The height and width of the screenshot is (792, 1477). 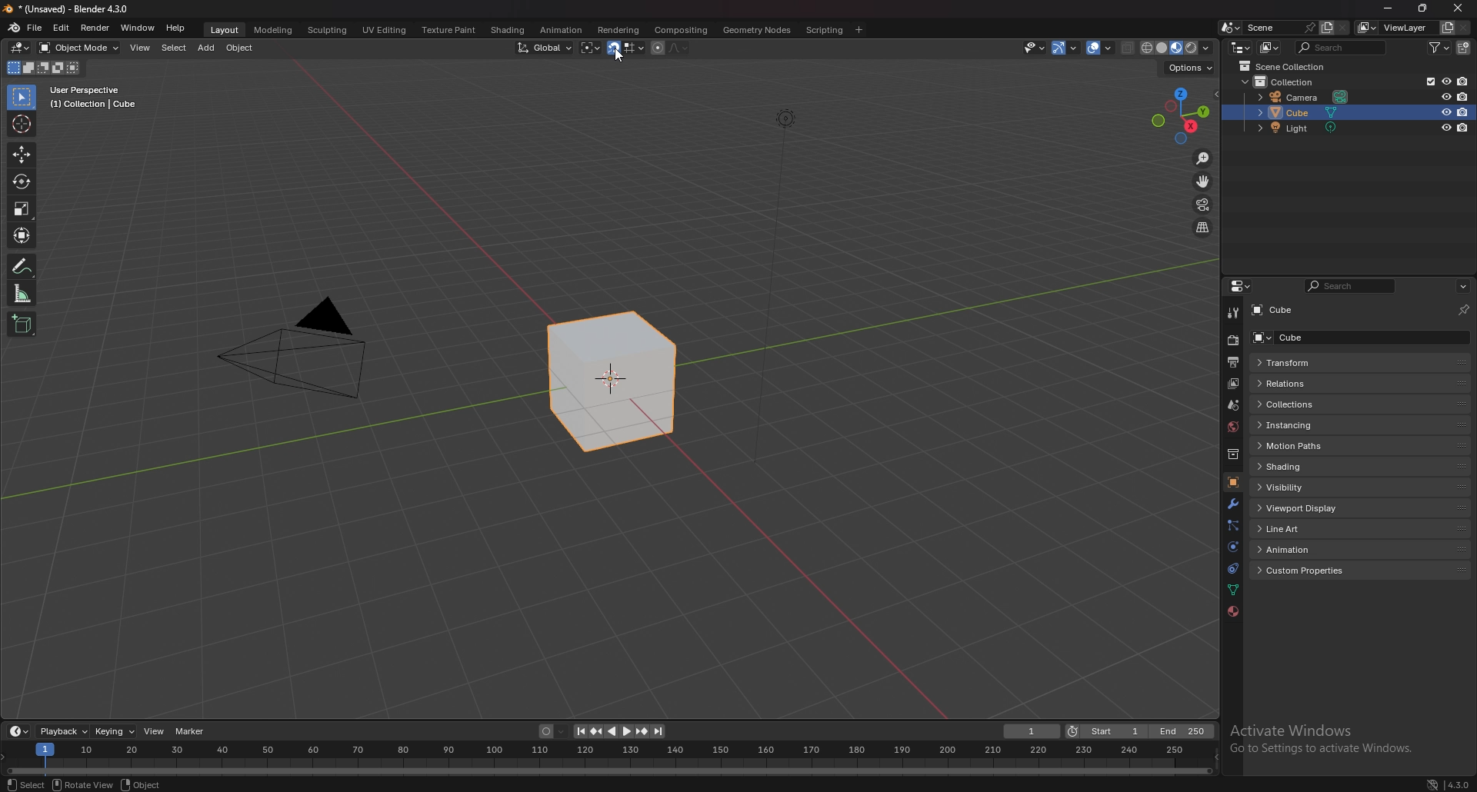 I want to click on sculpting, so click(x=328, y=29).